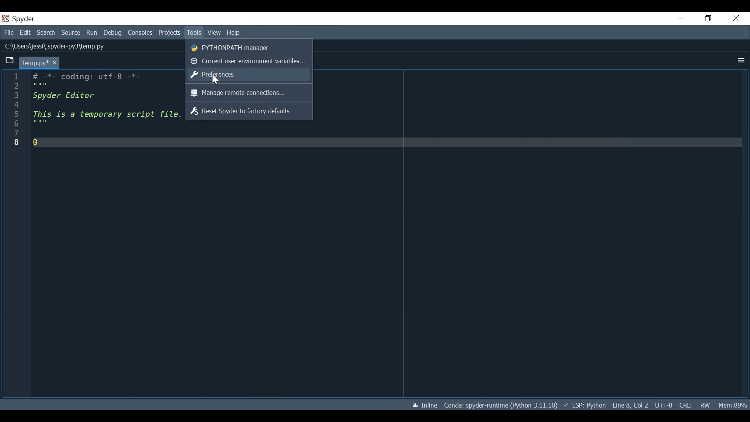 This screenshot has height=422, width=750. Describe the element at coordinates (250, 48) in the screenshot. I see `PYTHONPATH Manager` at that location.